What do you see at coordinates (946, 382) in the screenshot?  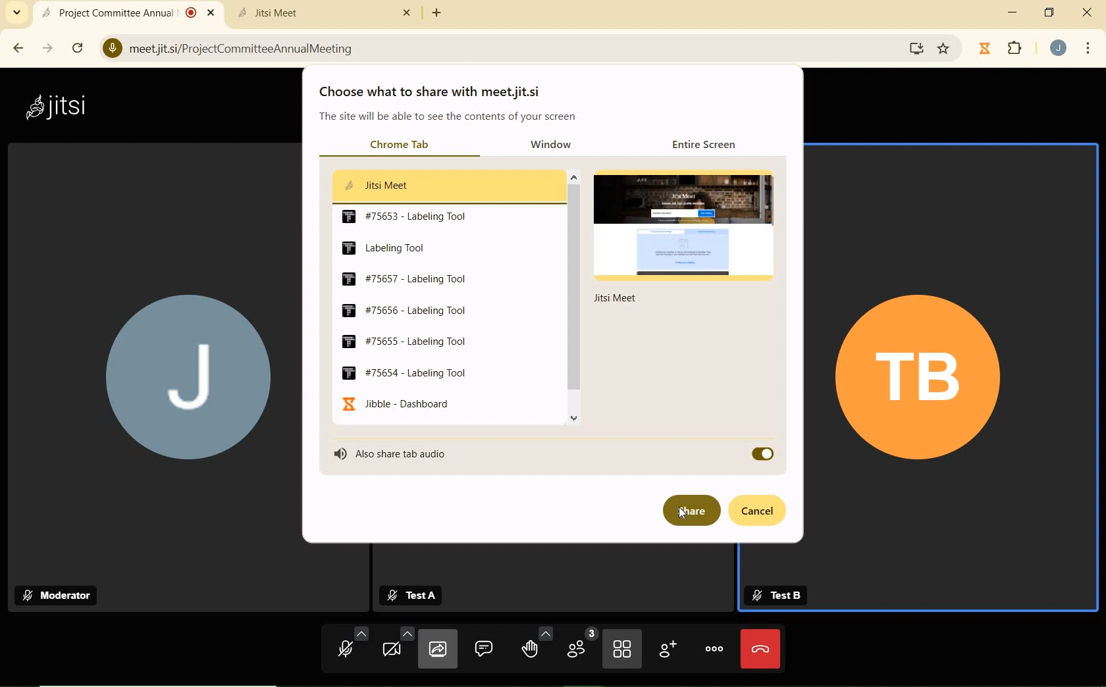 I see `TB` at bounding box center [946, 382].